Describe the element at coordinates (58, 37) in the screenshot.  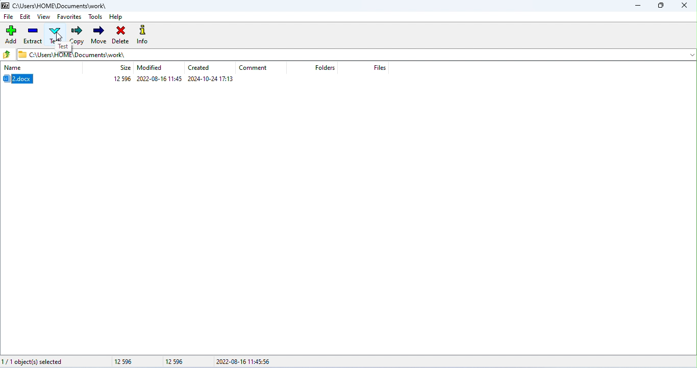
I see `cursor` at that location.